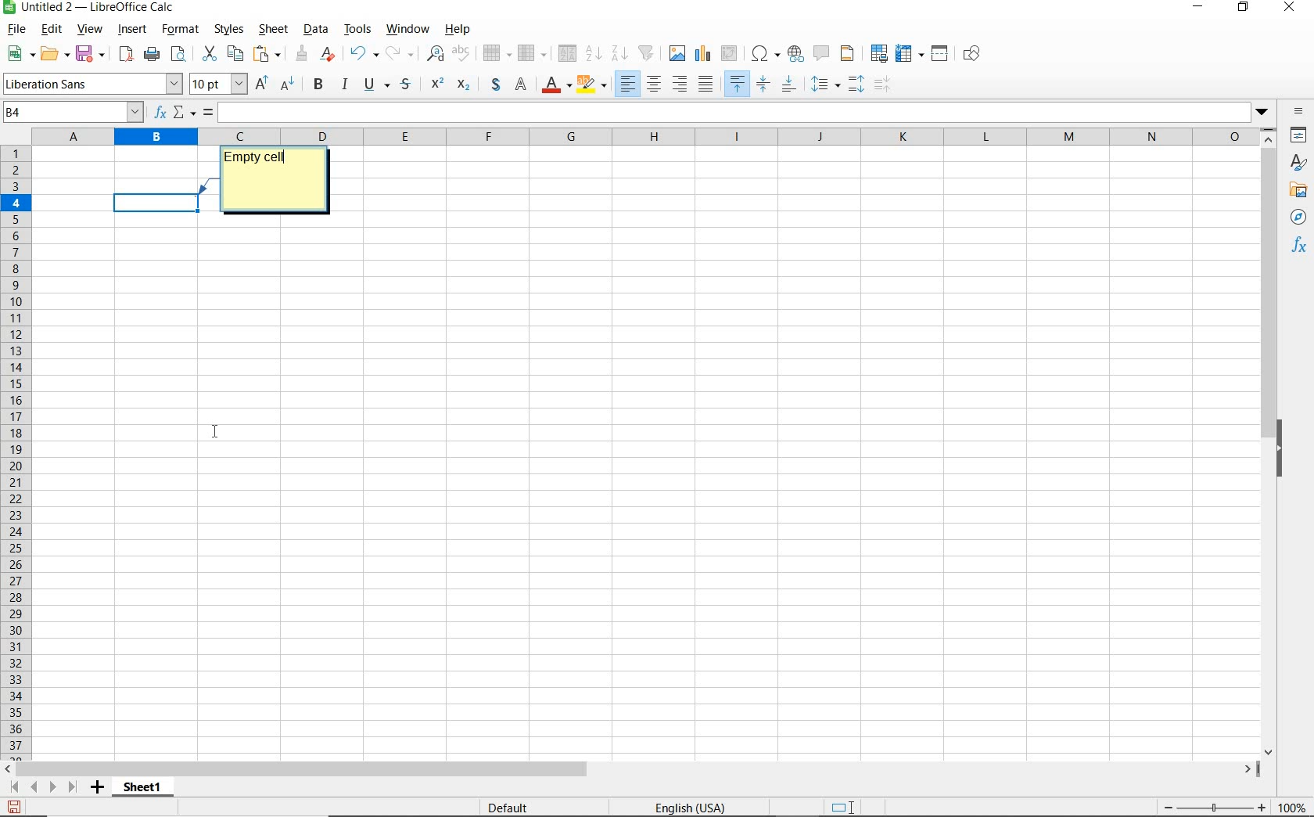  What do you see at coordinates (42, 789) in the screenshot?
I see `scroll to next sheet` at bounding box center [42, 789].